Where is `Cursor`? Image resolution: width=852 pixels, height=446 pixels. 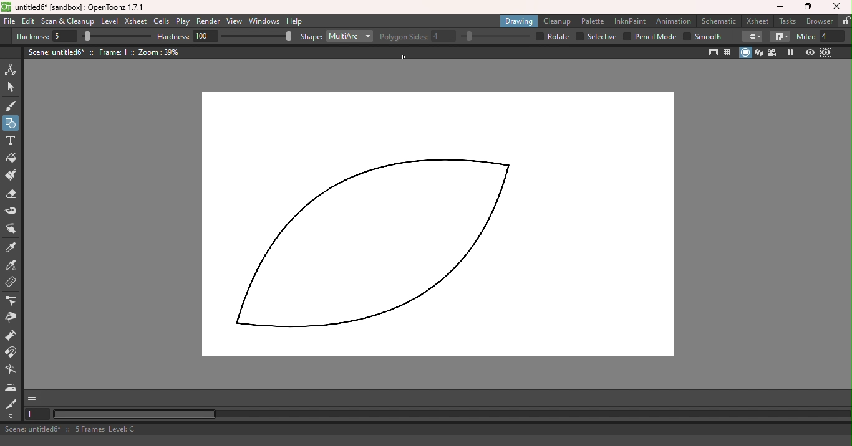
Cursor is located at coordinates (404, 57).